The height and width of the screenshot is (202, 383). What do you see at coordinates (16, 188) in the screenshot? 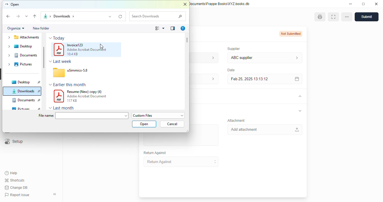
I see `change DB` at bounding box center [16, 188].